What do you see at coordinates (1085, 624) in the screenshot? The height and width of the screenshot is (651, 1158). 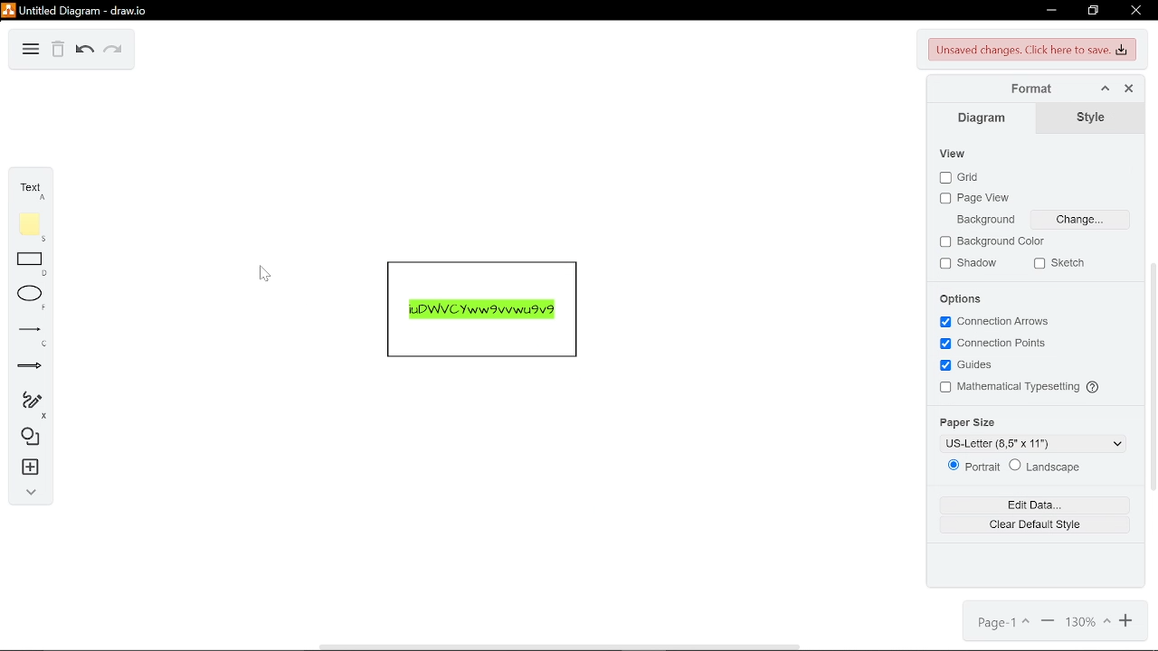 I see `130%` at bounding box center [1085, 624].